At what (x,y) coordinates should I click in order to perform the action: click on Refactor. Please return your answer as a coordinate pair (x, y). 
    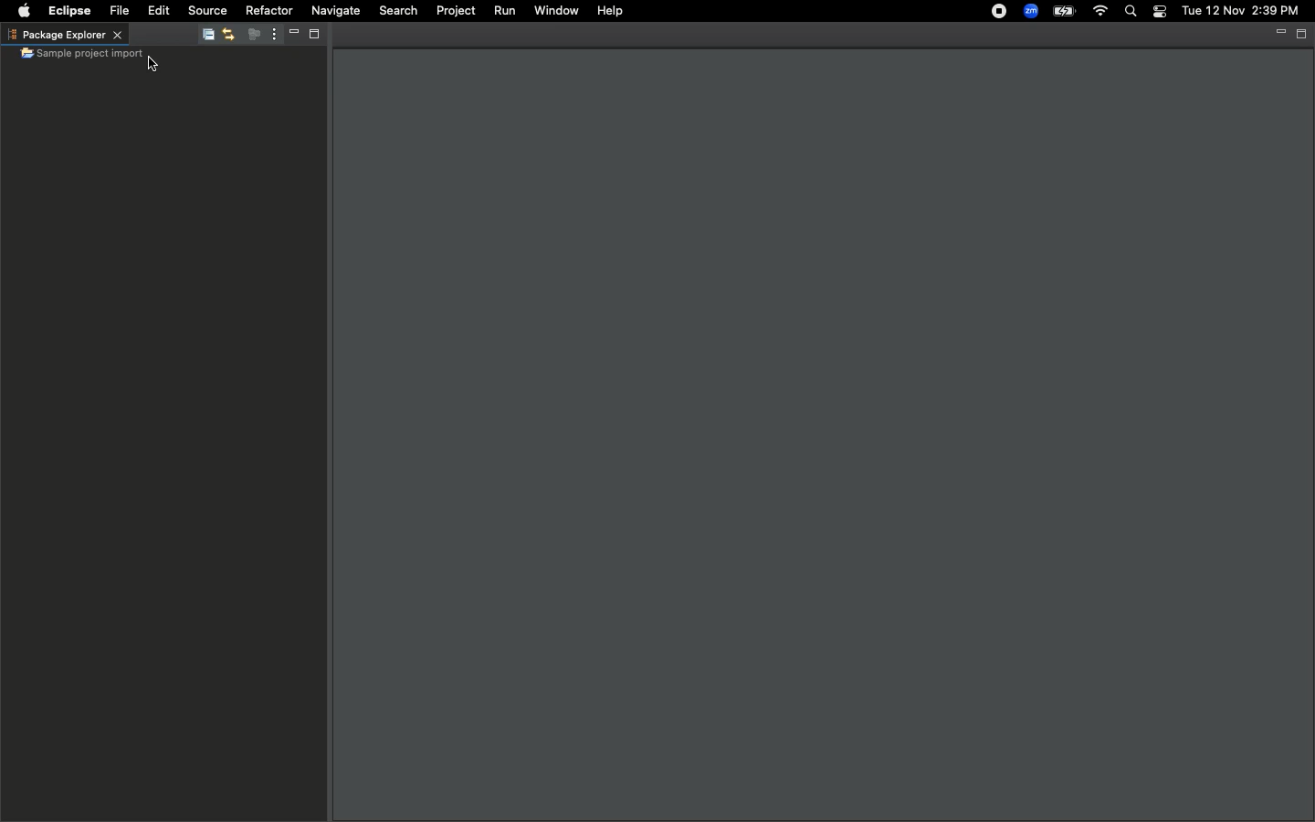
    Looking at the image, I should click on (268, 9).